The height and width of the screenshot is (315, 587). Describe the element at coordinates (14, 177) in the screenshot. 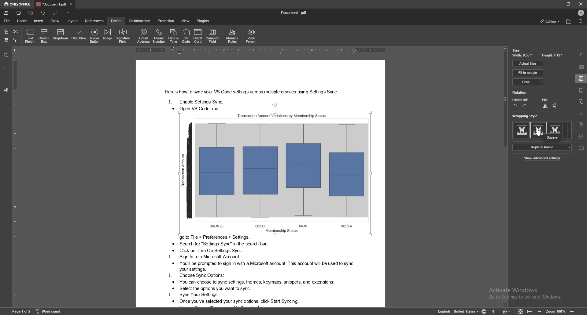

I see `vertical scale` at that location.